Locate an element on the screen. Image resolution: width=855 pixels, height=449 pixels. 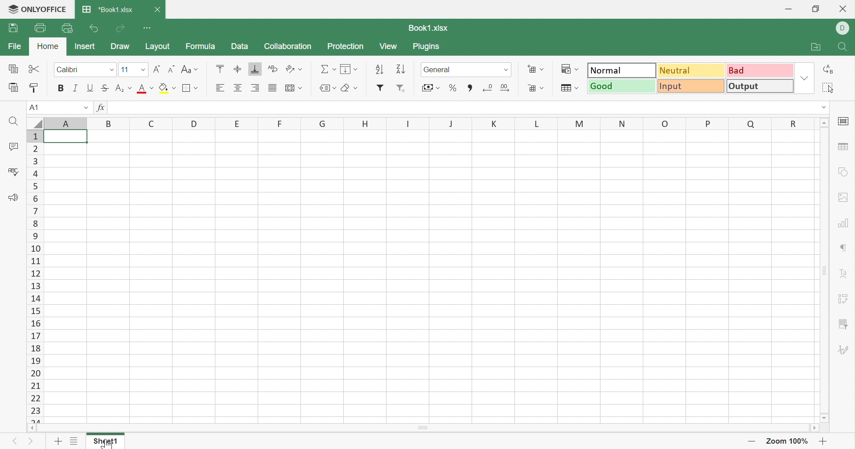
Merge and center is located at coordinates (293, 88).